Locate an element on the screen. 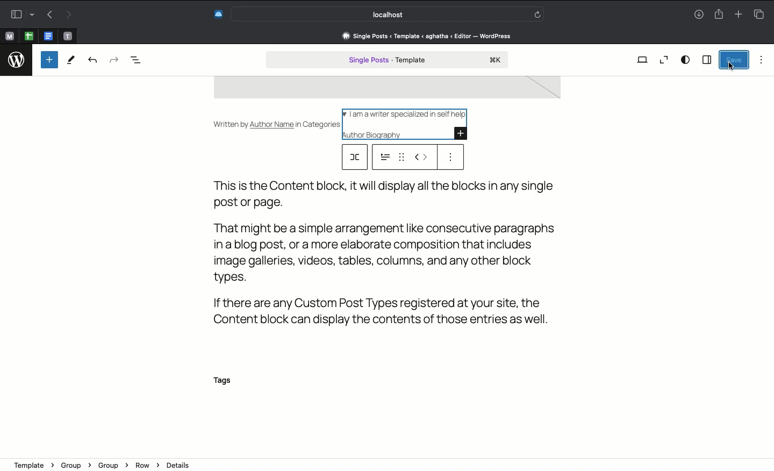 The height and width of the screenshot is (471, 774). drag is located at coordinates (400, 157).